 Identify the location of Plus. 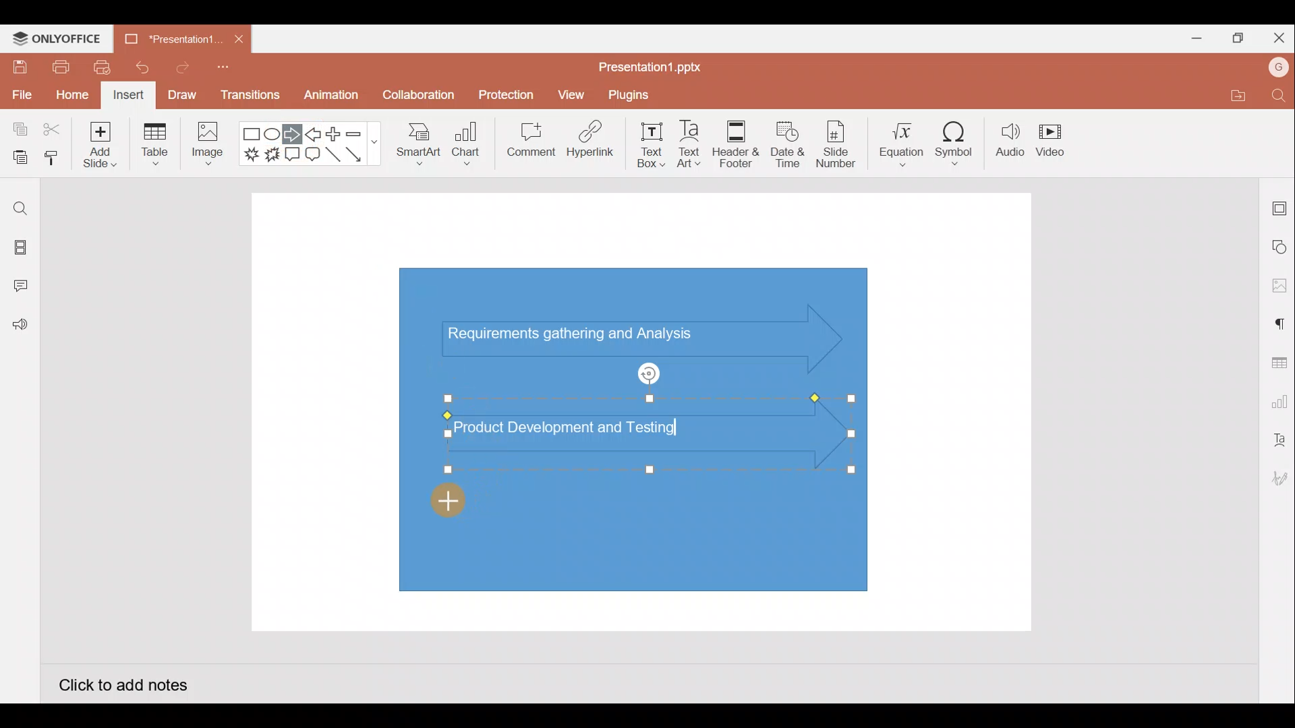
(337, 134).